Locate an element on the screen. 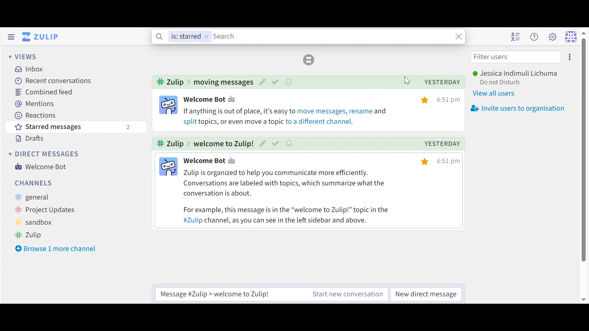 The image size is (589, 331). Search is located at coordinates (457, 36).